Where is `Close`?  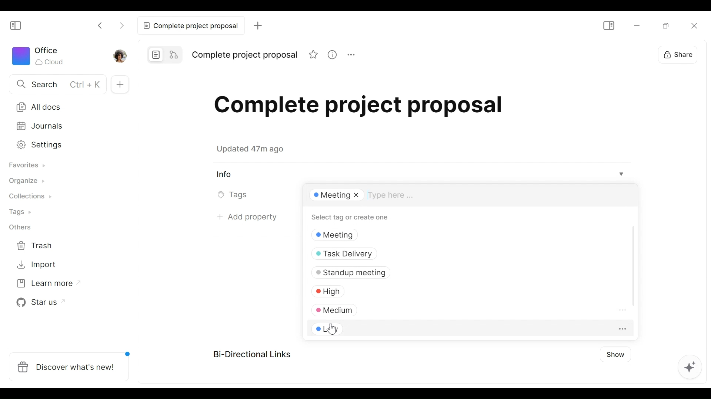
Close is located at coordinates (692, 25).